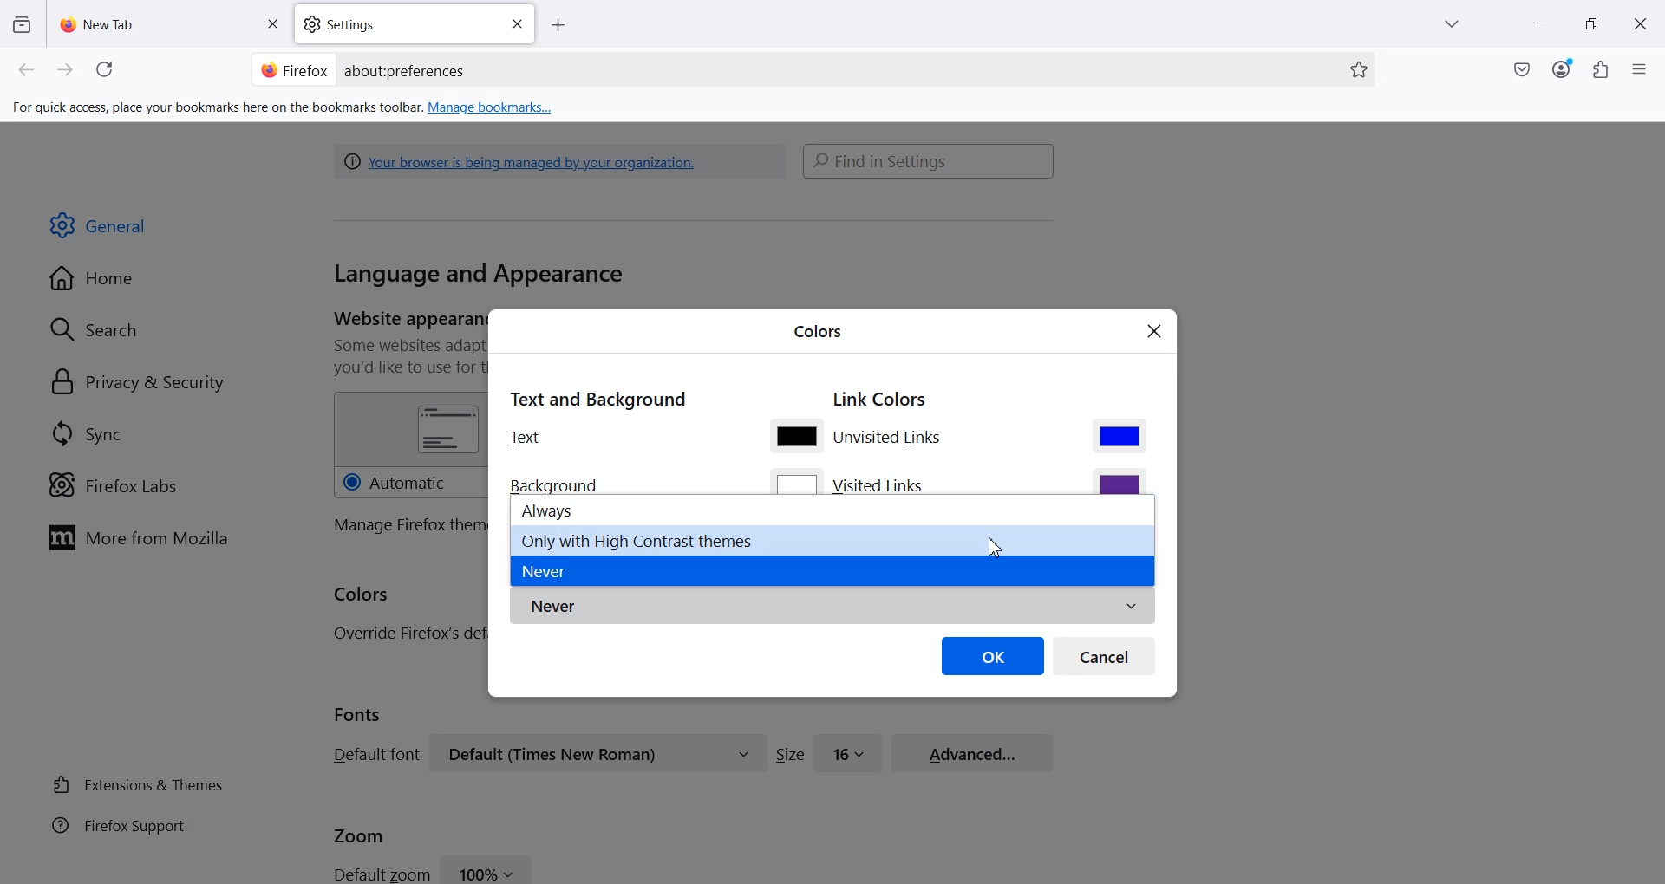 Image resolution: width=1665 pixels, height=884 pixels. I want to click on Never , so click(832, 607).